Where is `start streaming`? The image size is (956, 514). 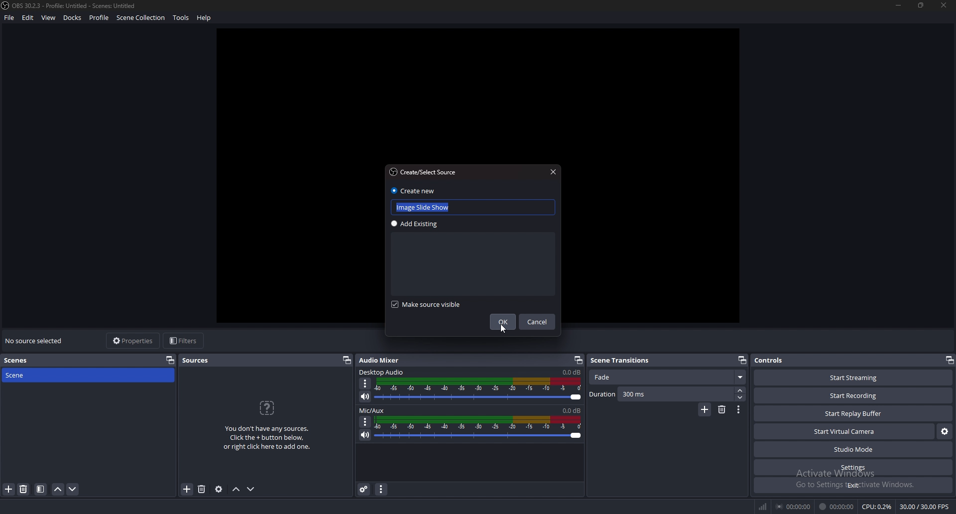 start streaming is located at coordinates (854, 379).